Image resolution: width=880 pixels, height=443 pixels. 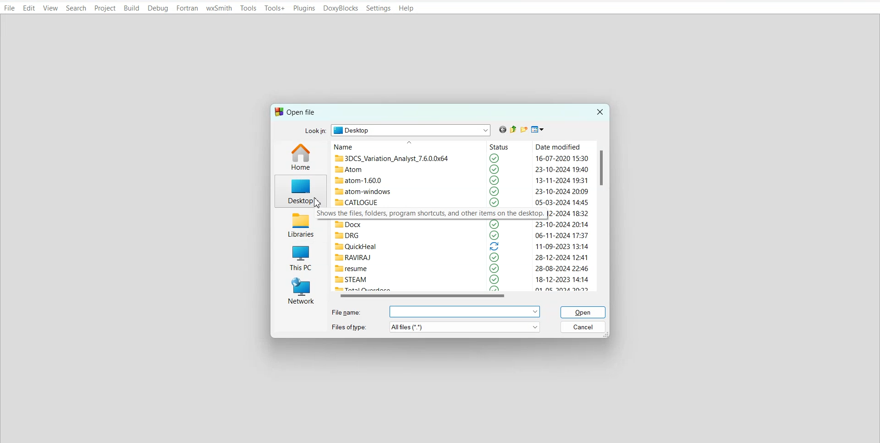 What do you see at coordinates (563, 280) in the screenshot?
I see `18-12-2023 14:14` at bounding box center [563, 280].